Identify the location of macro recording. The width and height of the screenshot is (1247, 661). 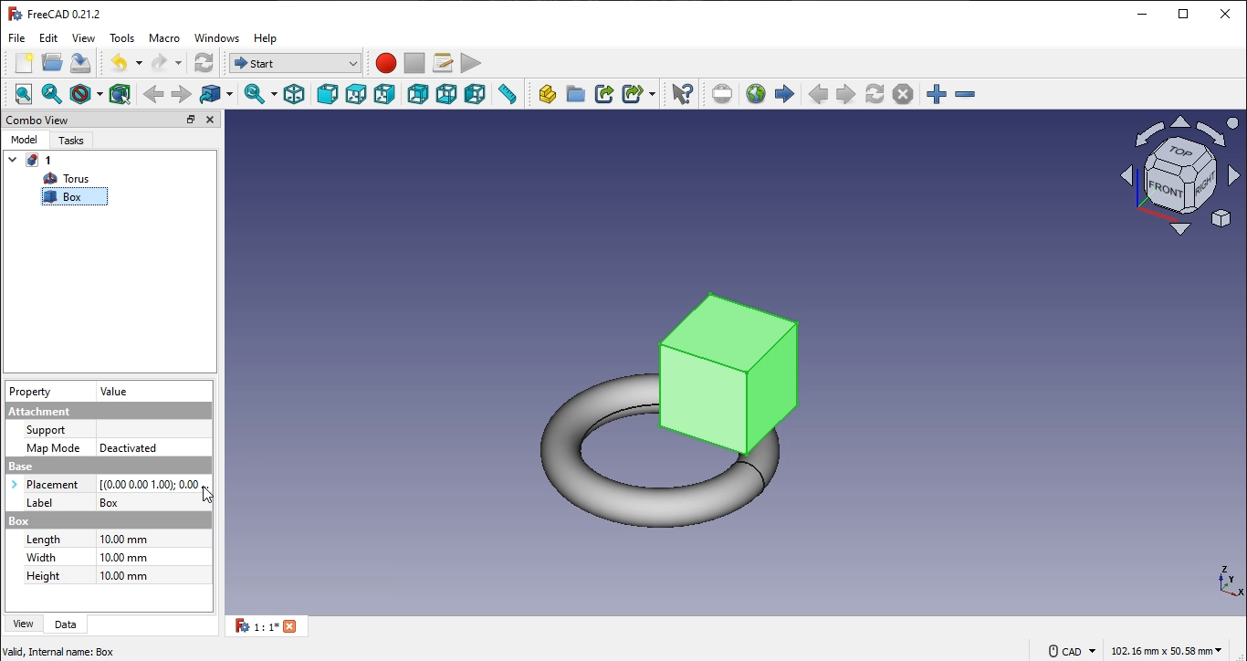
(386, 64).